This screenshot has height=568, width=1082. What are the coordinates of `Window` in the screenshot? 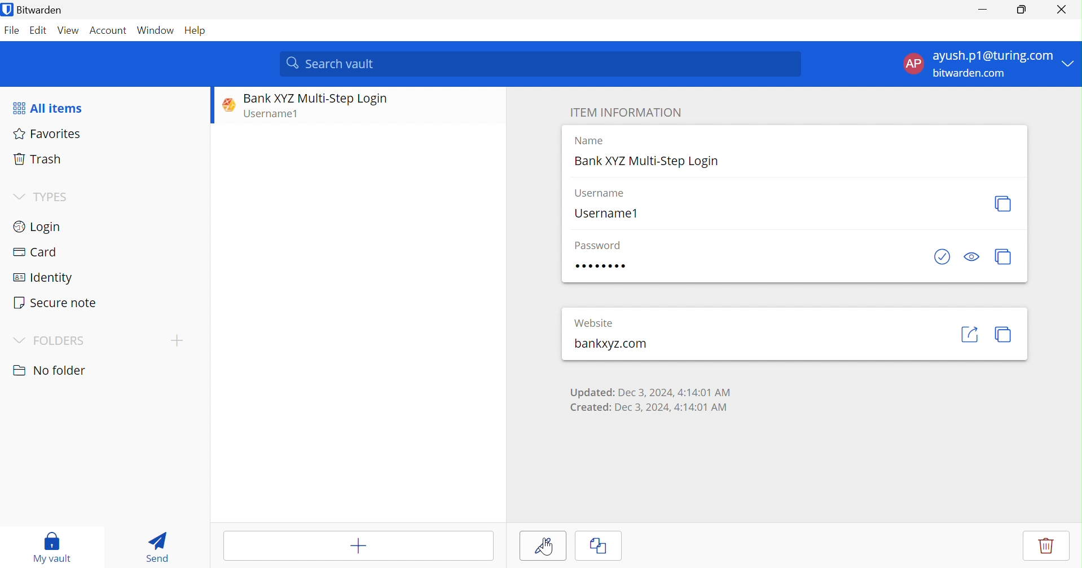 It's located at (156, 32).